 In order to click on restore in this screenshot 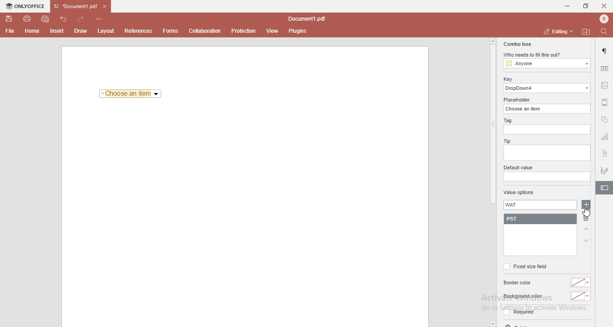, I will do `click(585, 6)`.